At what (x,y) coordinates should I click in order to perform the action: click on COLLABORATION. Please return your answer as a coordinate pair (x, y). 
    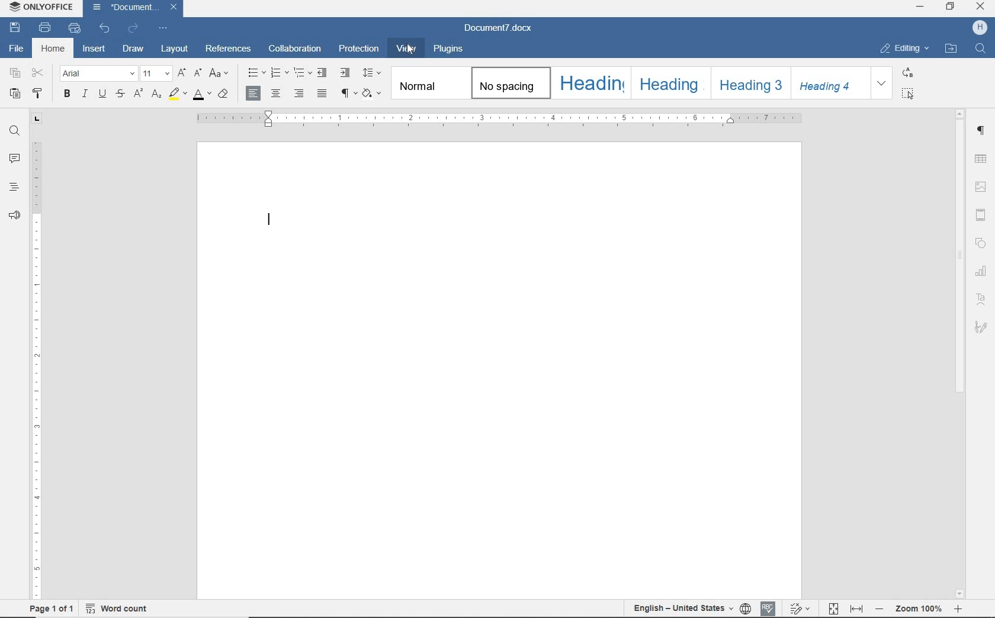
    Looking at the image, I should click on (295, 49).